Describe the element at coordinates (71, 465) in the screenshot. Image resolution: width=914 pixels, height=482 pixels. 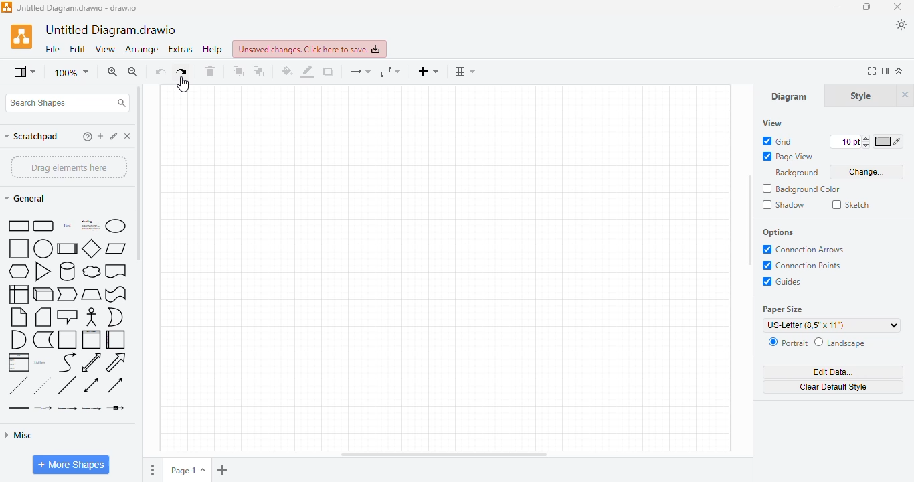
I see `more shapes` at that location.